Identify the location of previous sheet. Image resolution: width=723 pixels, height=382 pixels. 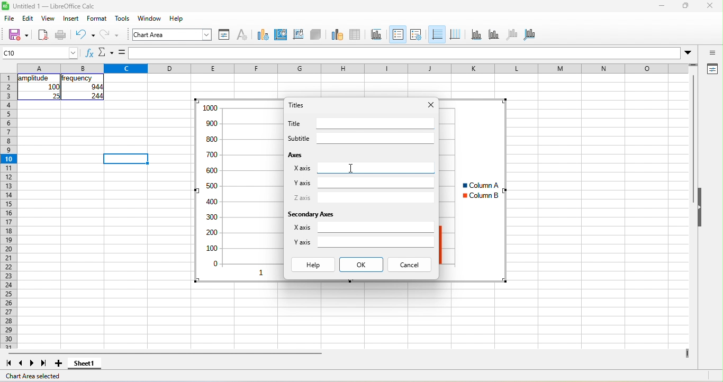
(21, 363).